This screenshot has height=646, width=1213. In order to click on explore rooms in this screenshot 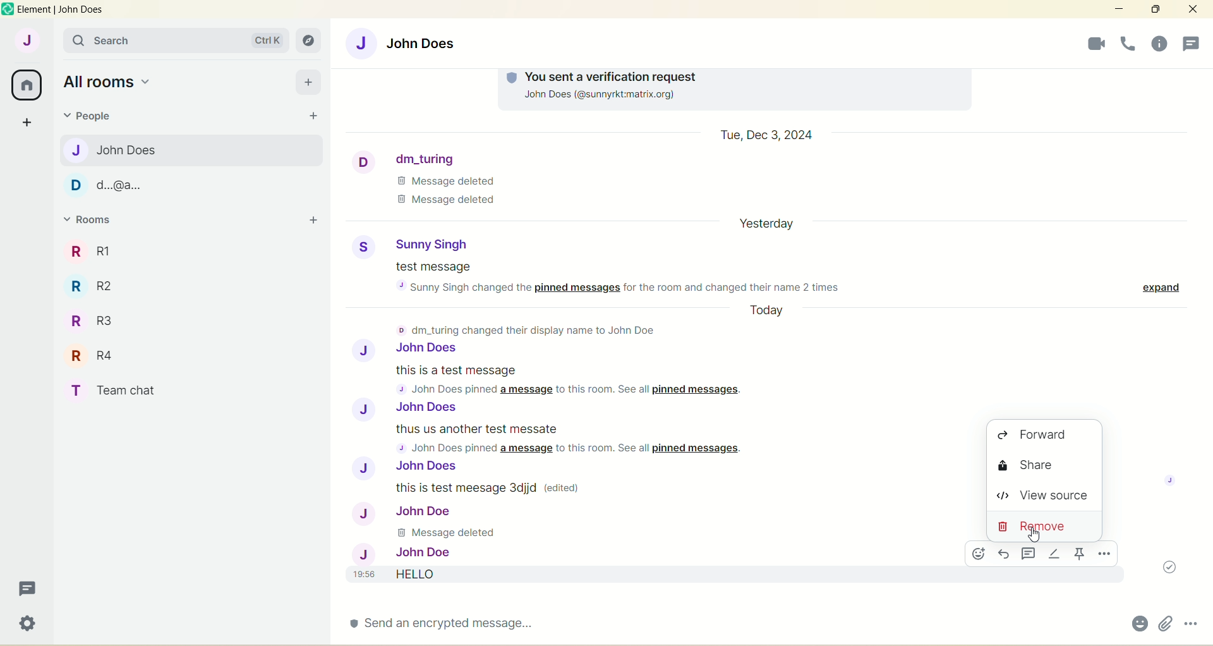, I will do `click(310, 40)`.